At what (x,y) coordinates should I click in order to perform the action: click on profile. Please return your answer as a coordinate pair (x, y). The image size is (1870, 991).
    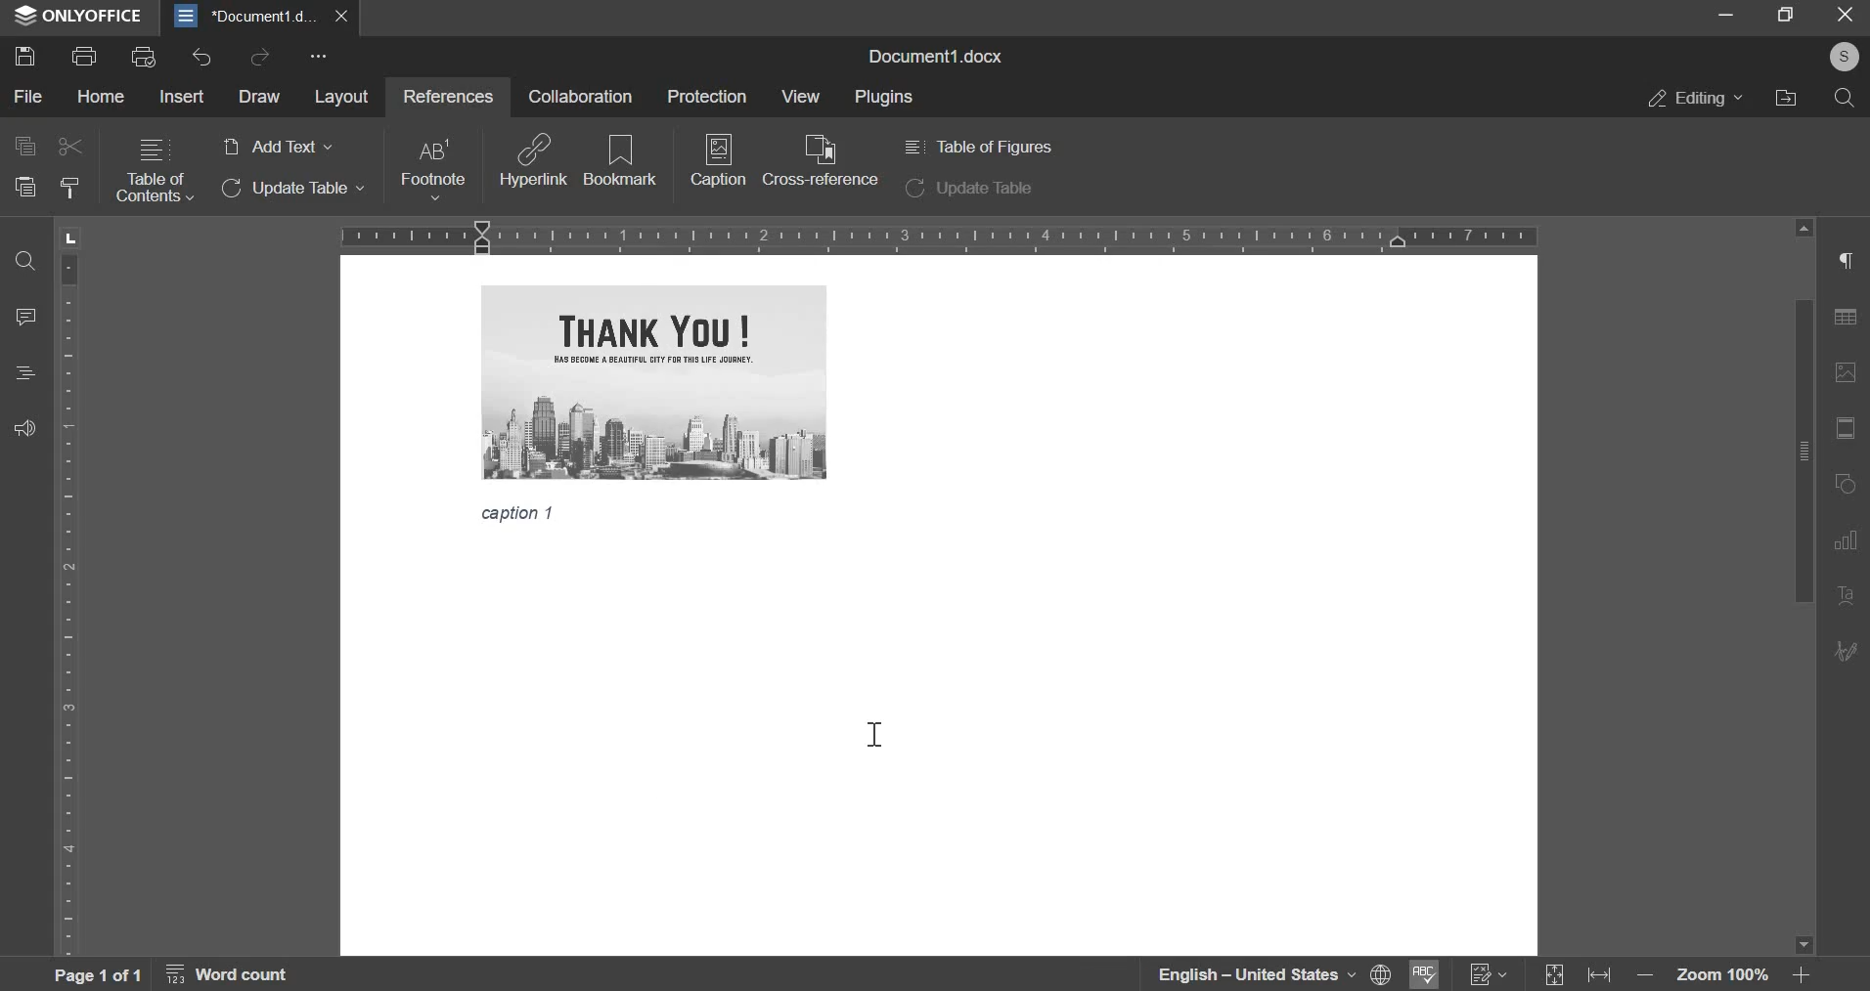
    Looking at the image, I should click on (1842, 57).